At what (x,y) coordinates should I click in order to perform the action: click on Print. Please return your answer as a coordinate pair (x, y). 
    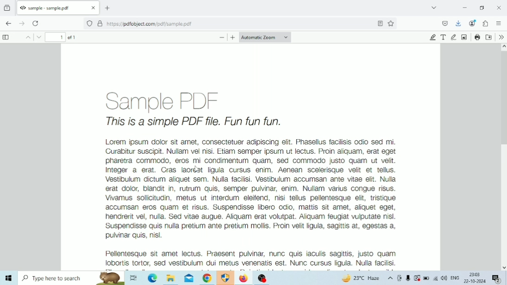
    Looking at the image, I should click on (478, 37).